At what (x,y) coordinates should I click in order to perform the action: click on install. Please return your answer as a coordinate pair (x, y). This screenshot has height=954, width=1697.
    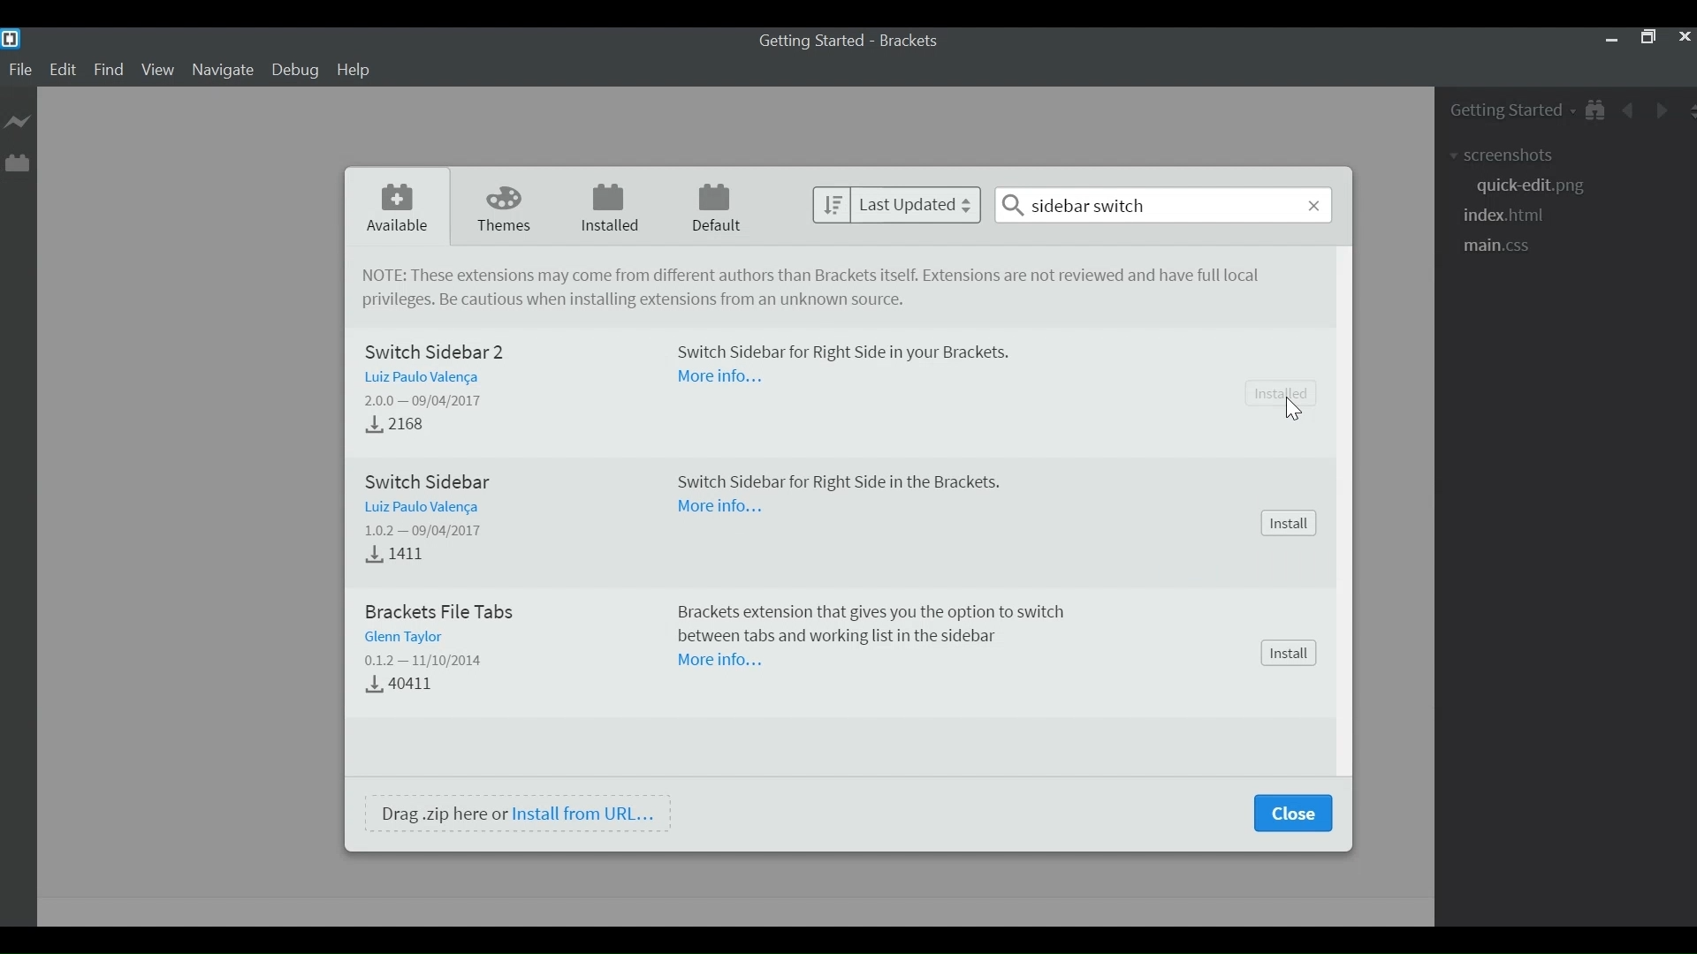
    Looking at the image, I should click on (1287, 653).